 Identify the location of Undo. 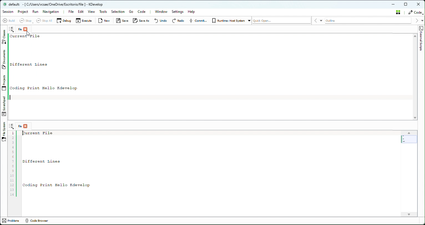
(161, 21).